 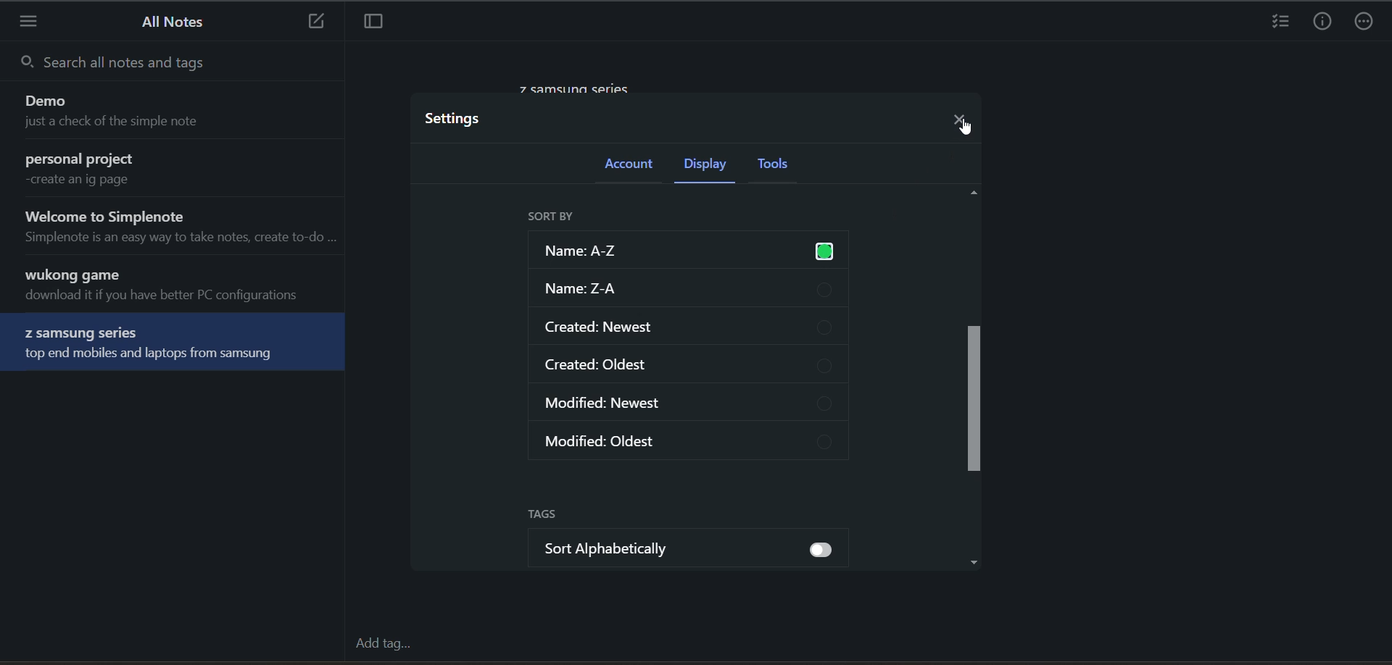 What do you see at coordinates (692, 291) in the screenshot?
I see `name: Z-A` at bounding box center [692, 291].